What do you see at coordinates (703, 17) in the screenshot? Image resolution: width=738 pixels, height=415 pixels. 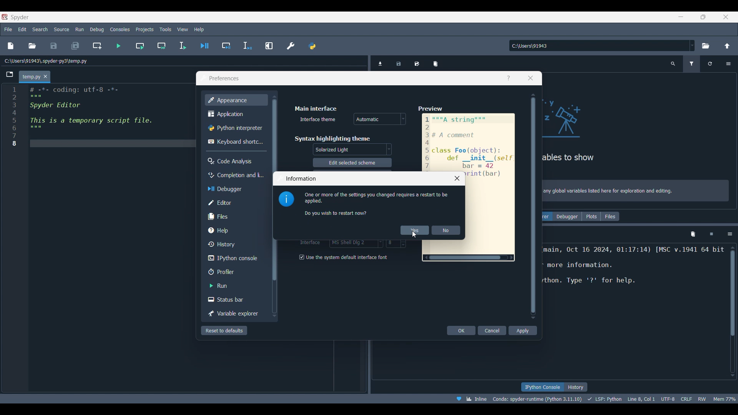 I see `Show in a smaller tab` at bounding box center [703, 17].